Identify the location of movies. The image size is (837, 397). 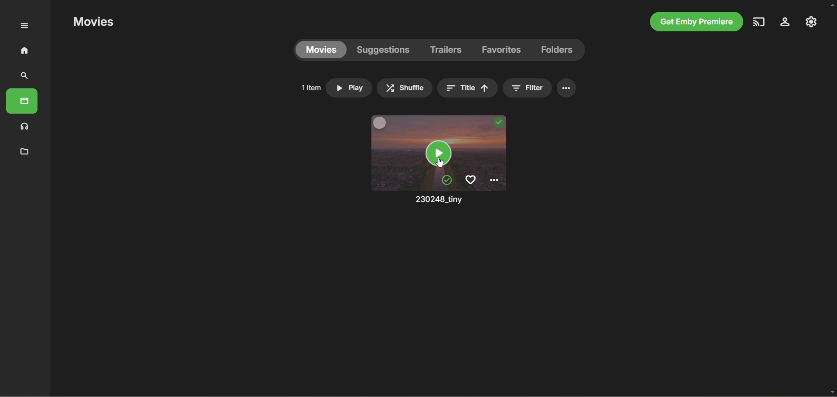
(322, 50).